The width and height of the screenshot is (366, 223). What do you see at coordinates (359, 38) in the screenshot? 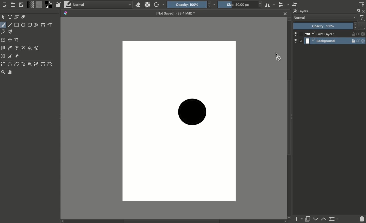
I see `Alpha` at bounding box center [359, 38].